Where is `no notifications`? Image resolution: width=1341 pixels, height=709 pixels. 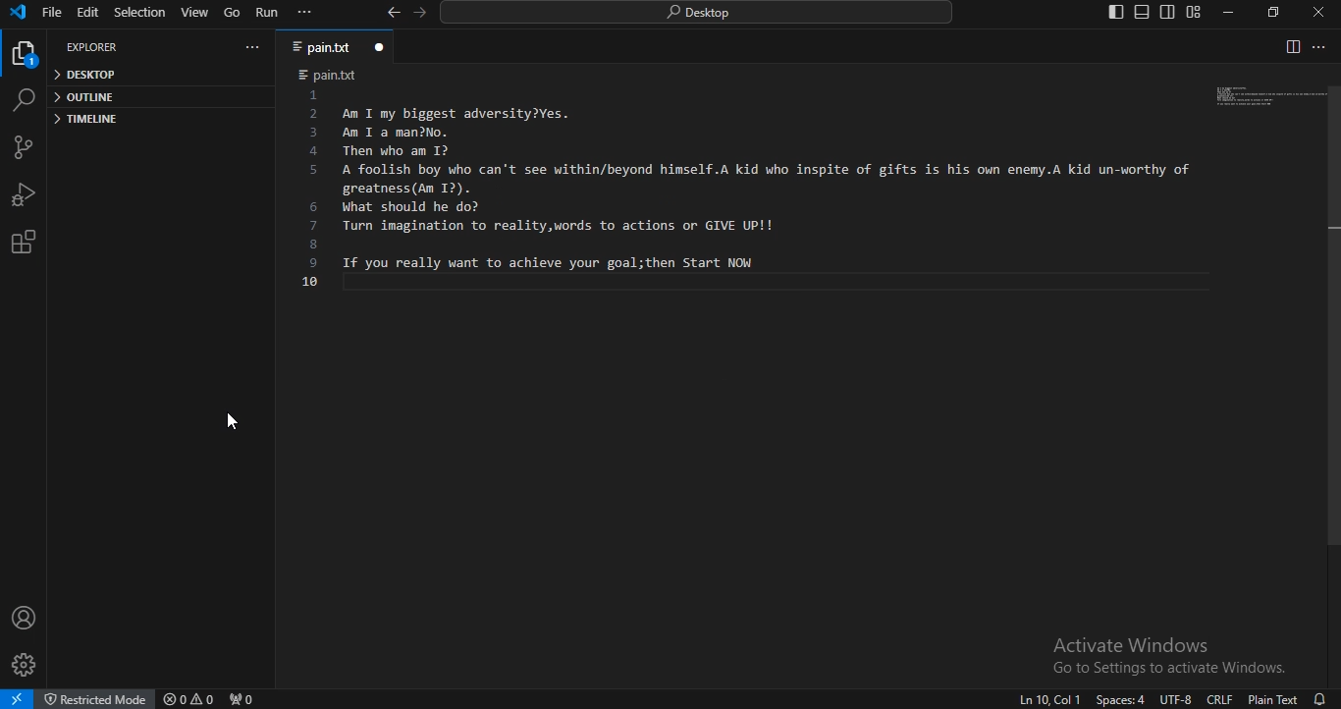 no notifications is located at coordinates (1321, 699).